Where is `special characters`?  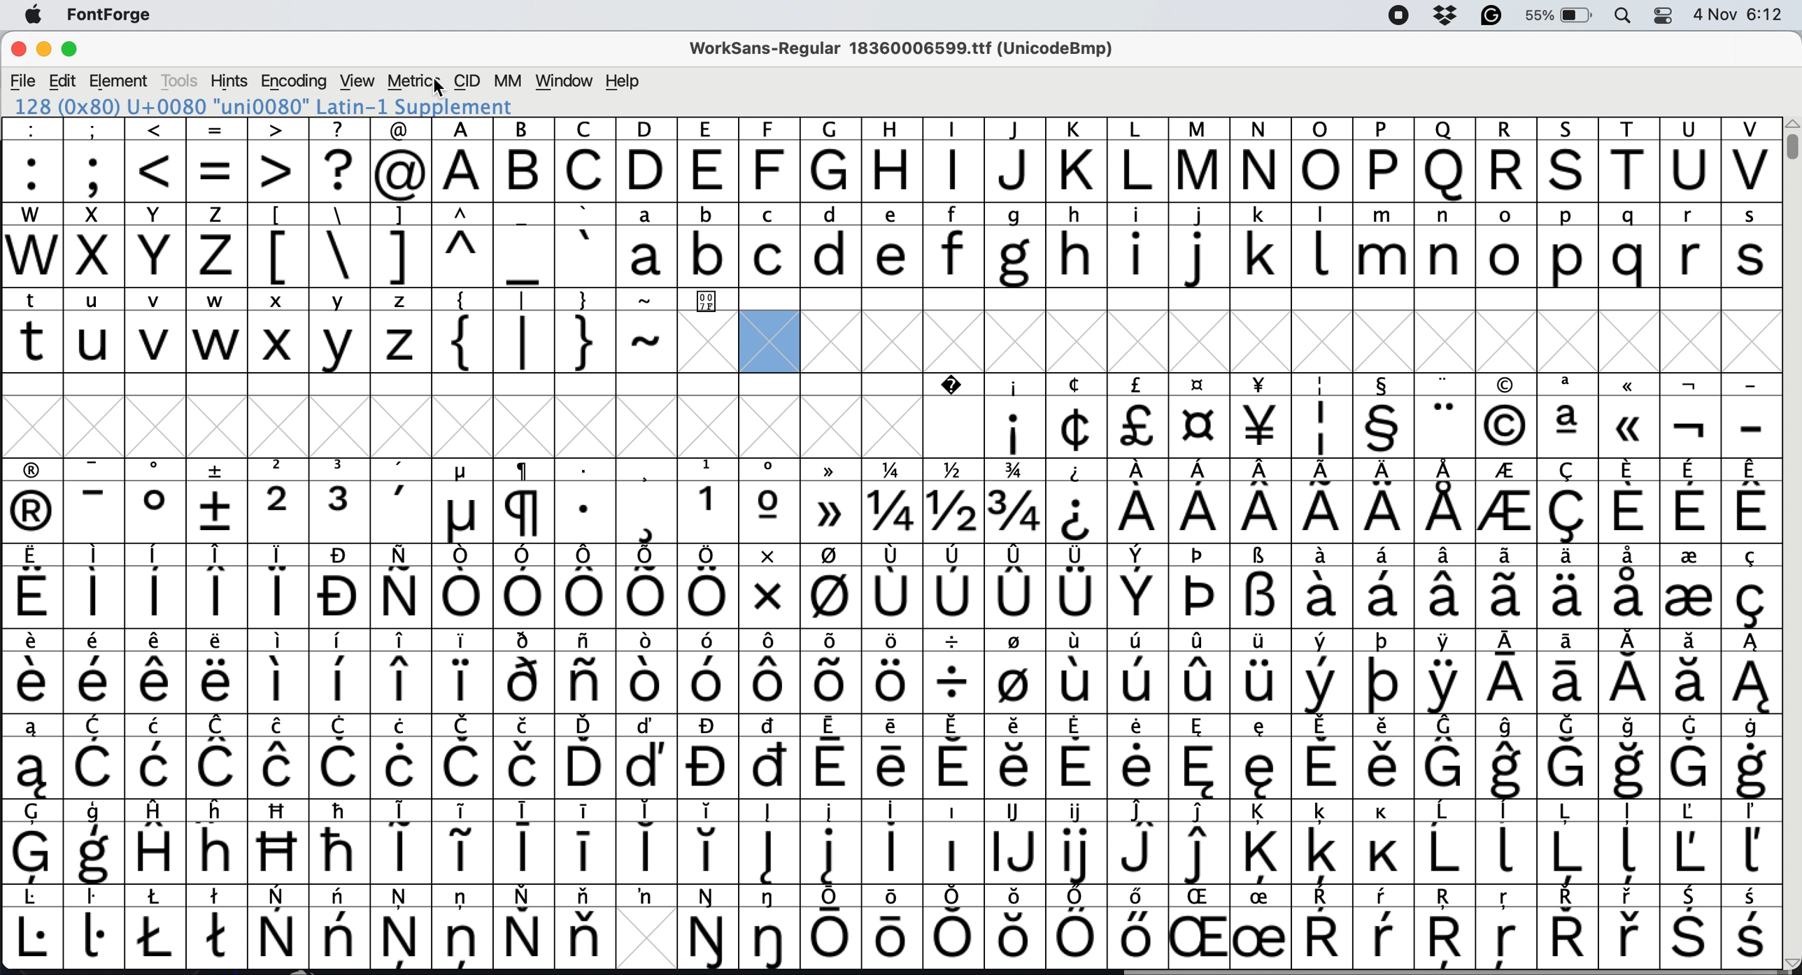 special characters is located at coordinates (432, 256).